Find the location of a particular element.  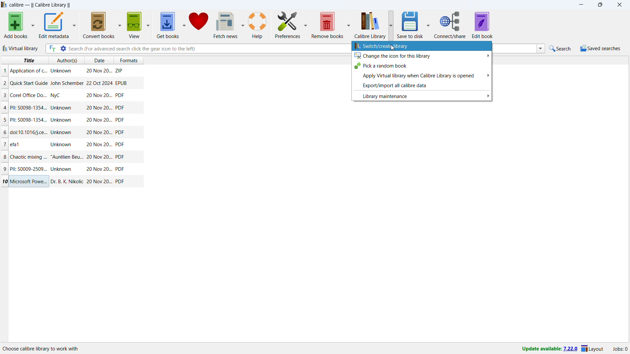

connect/share is located at coordinates (450, 25).